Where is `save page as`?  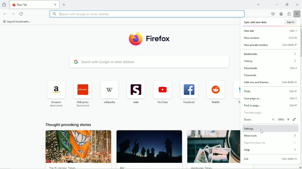 save page as is located at coordinates (271, 99).